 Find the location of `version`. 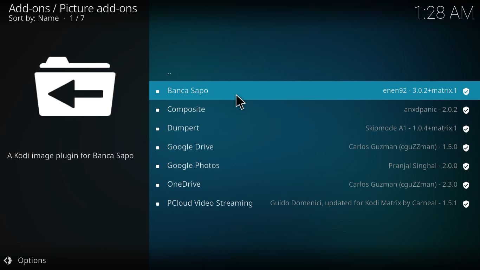

version is located at coordinates (436, 111).